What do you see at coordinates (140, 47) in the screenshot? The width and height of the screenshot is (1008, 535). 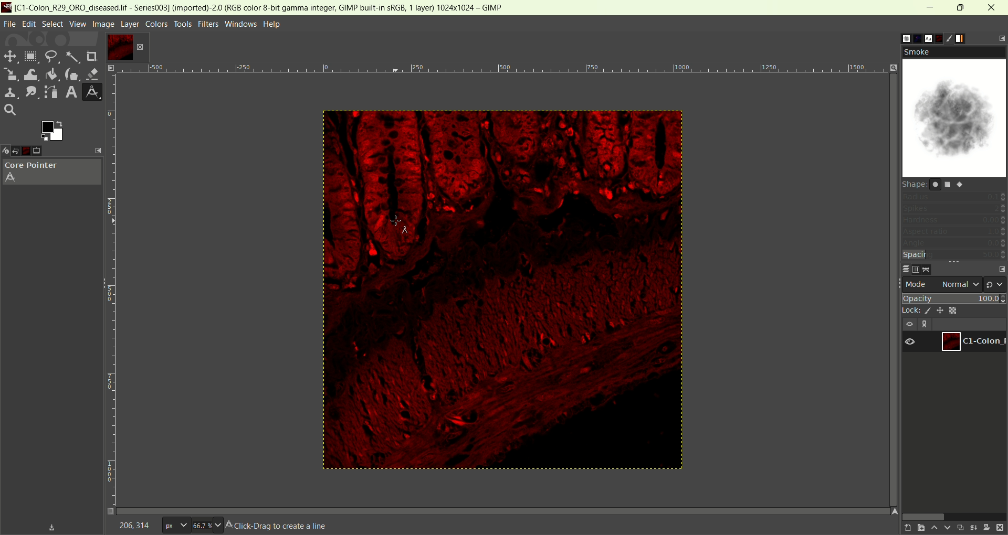 I see `close tab` at bounding box center [140, 47].